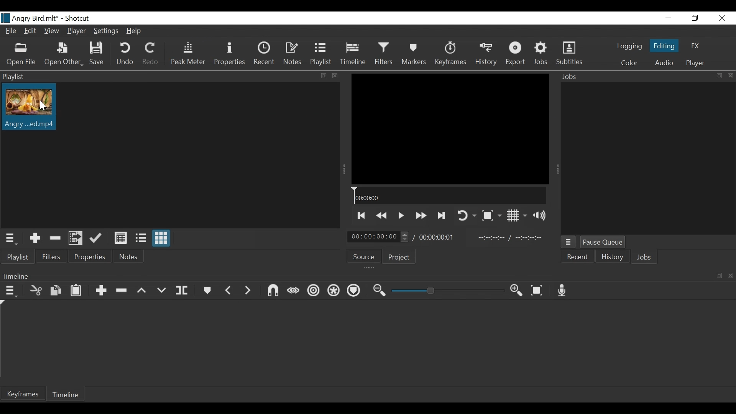 Image resolution: width=736 pixels, height=414 pixels. What do you see at coordinates (381, 216) in the screenshot?
I see `Play quickly backward` at bounding box center [381, 216].